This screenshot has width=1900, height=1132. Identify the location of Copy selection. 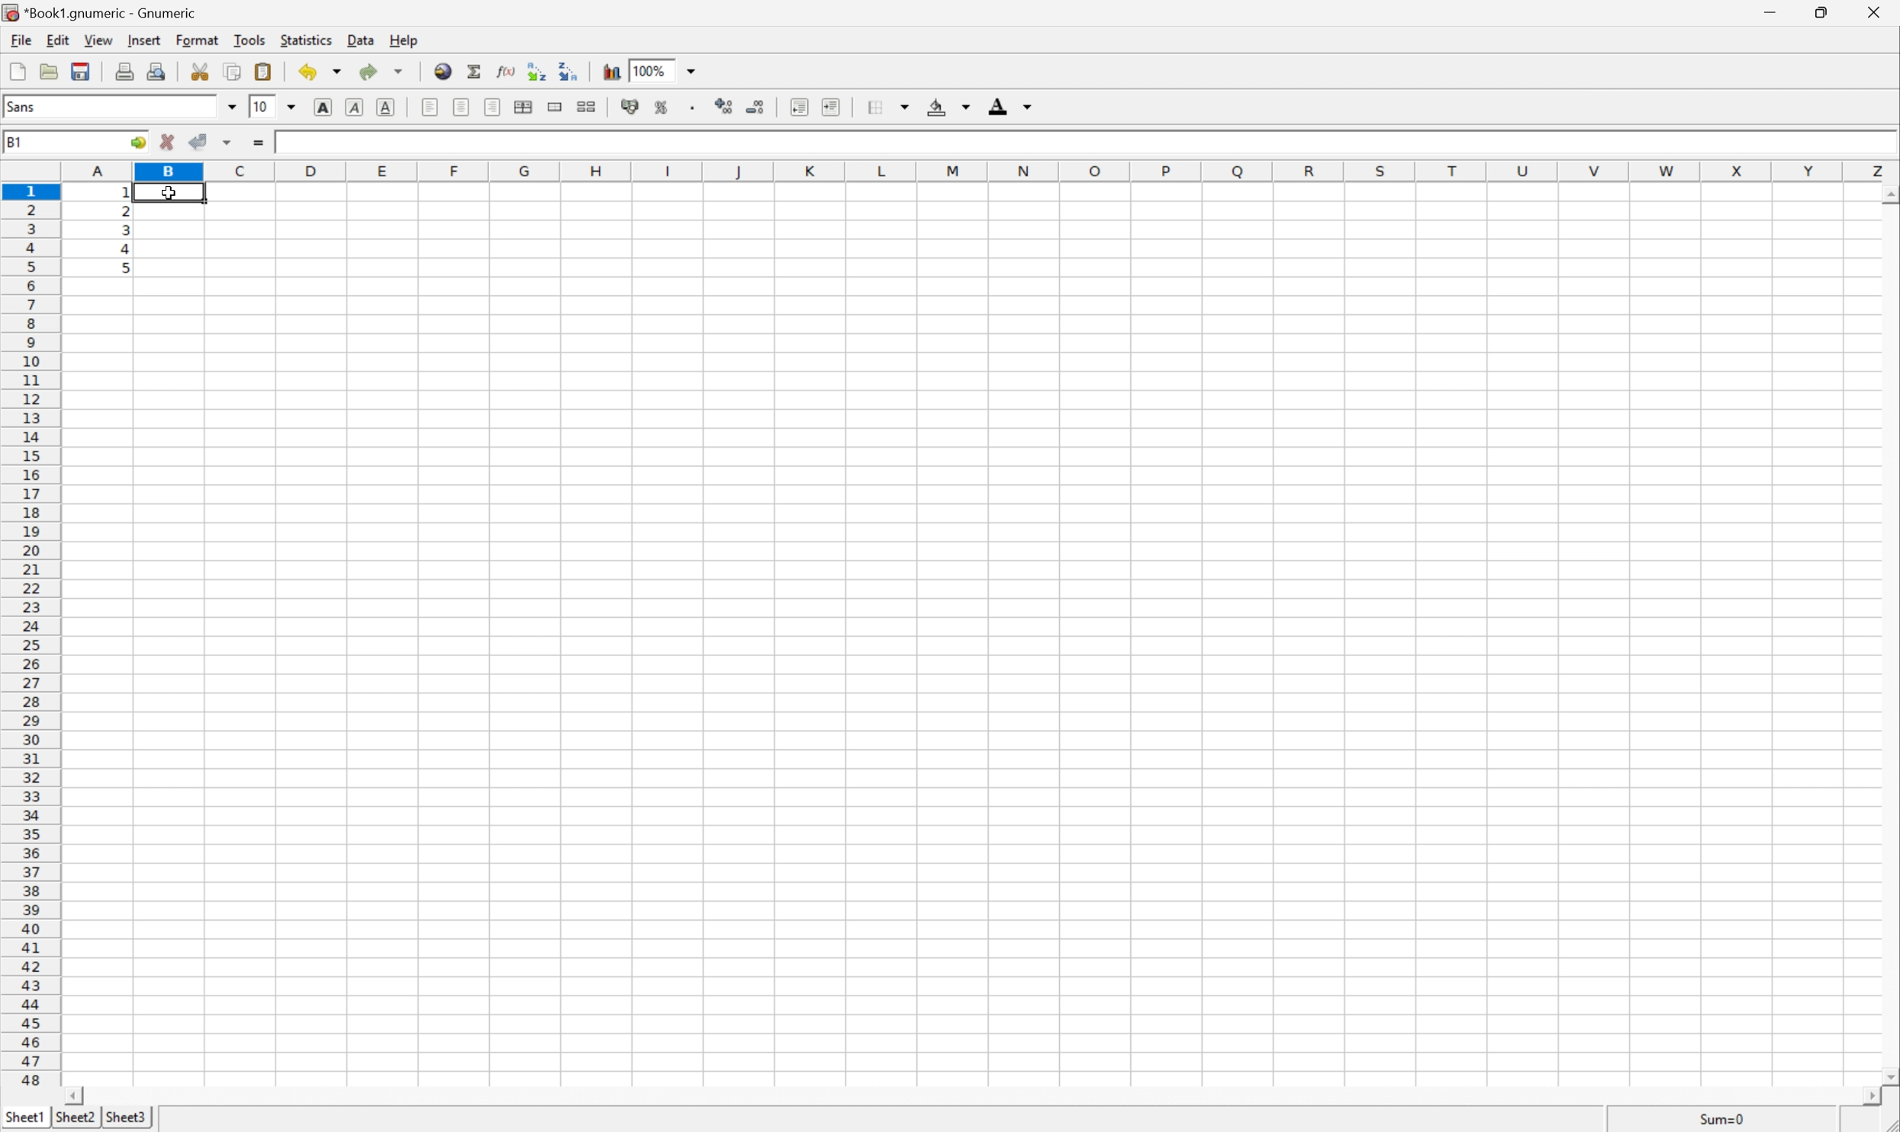
(232, 71).